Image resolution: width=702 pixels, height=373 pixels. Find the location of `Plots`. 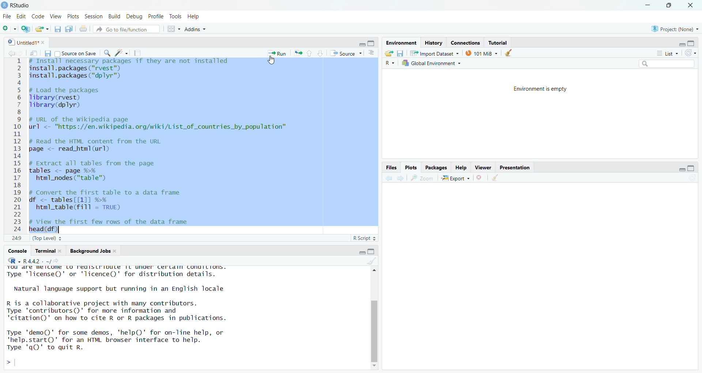

Plots is located at coordinates (73, 16).